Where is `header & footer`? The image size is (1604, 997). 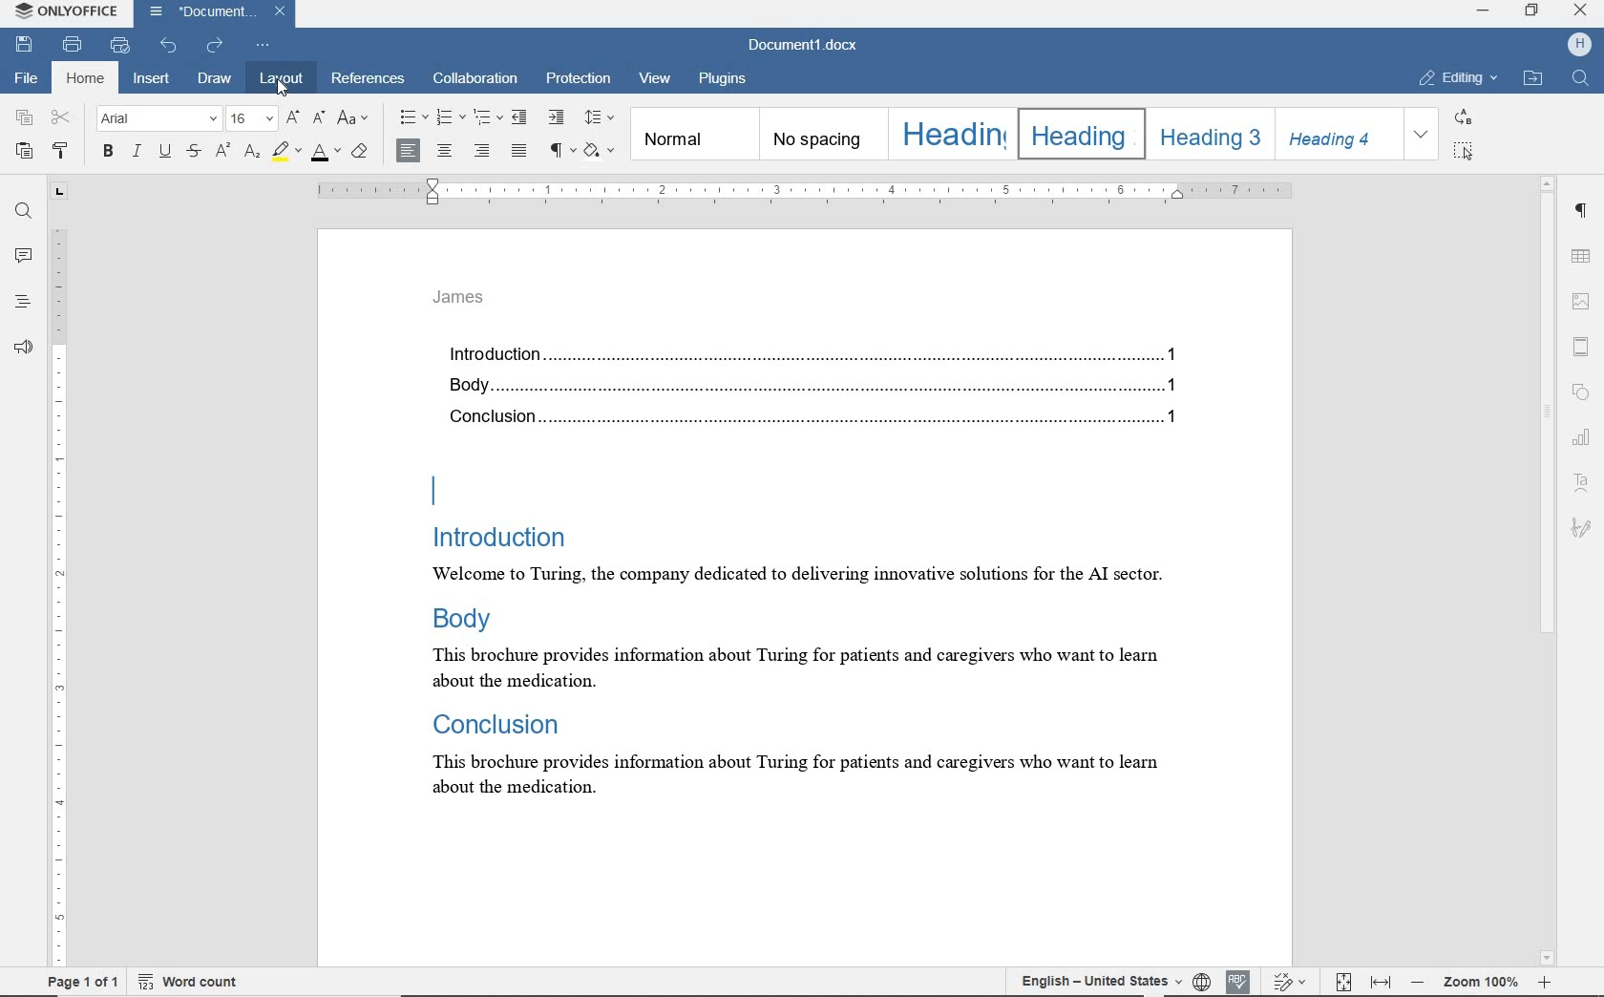 header & footer is located at coordinates (1586, 348).